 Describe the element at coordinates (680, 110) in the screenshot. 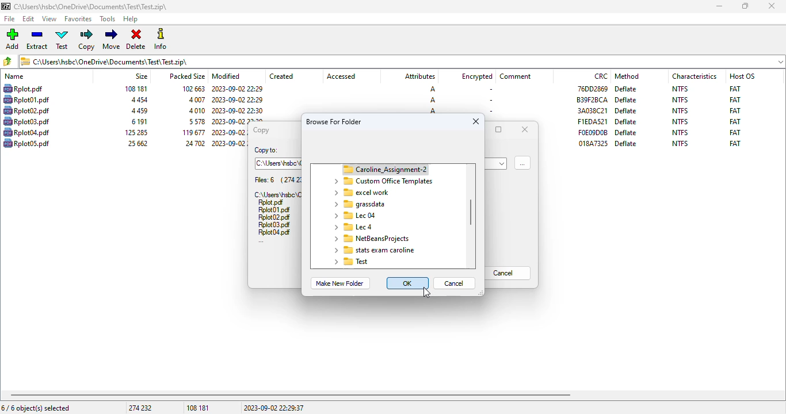

I see `NTFS` at that location.